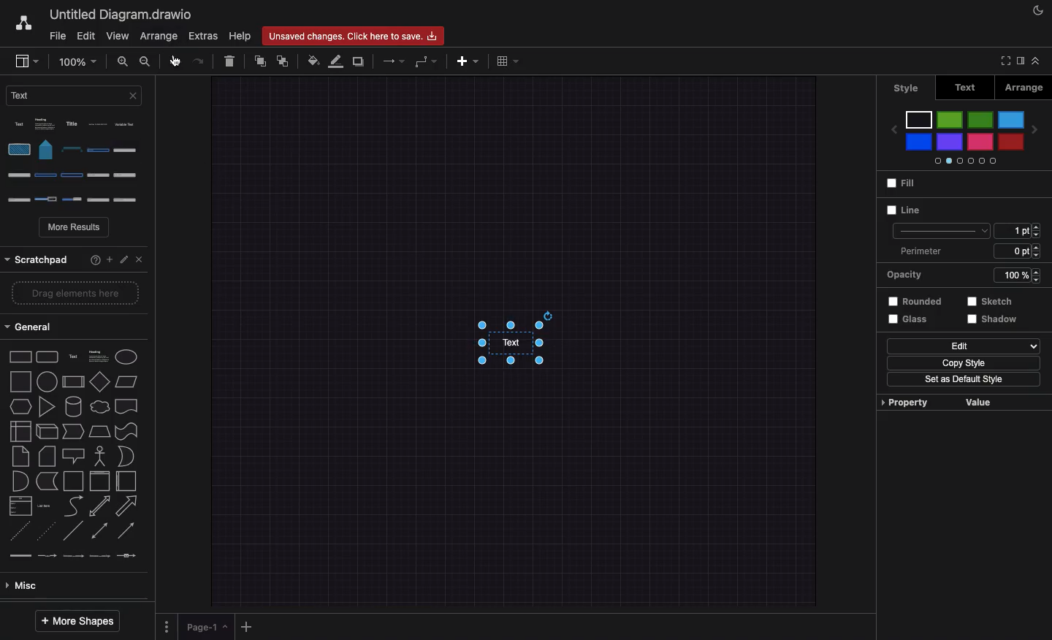 This screenshot has height=640, width=1052. Describe the element at coordinates (891, 125) in the screenshot. I see `Previous` at that location.